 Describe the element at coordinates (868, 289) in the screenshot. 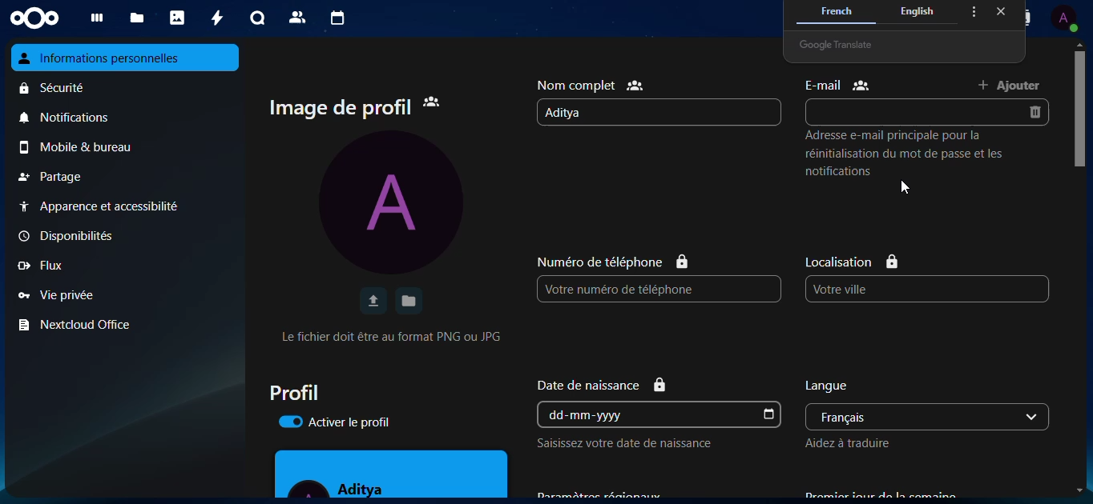

I see `votre ville` at that location.